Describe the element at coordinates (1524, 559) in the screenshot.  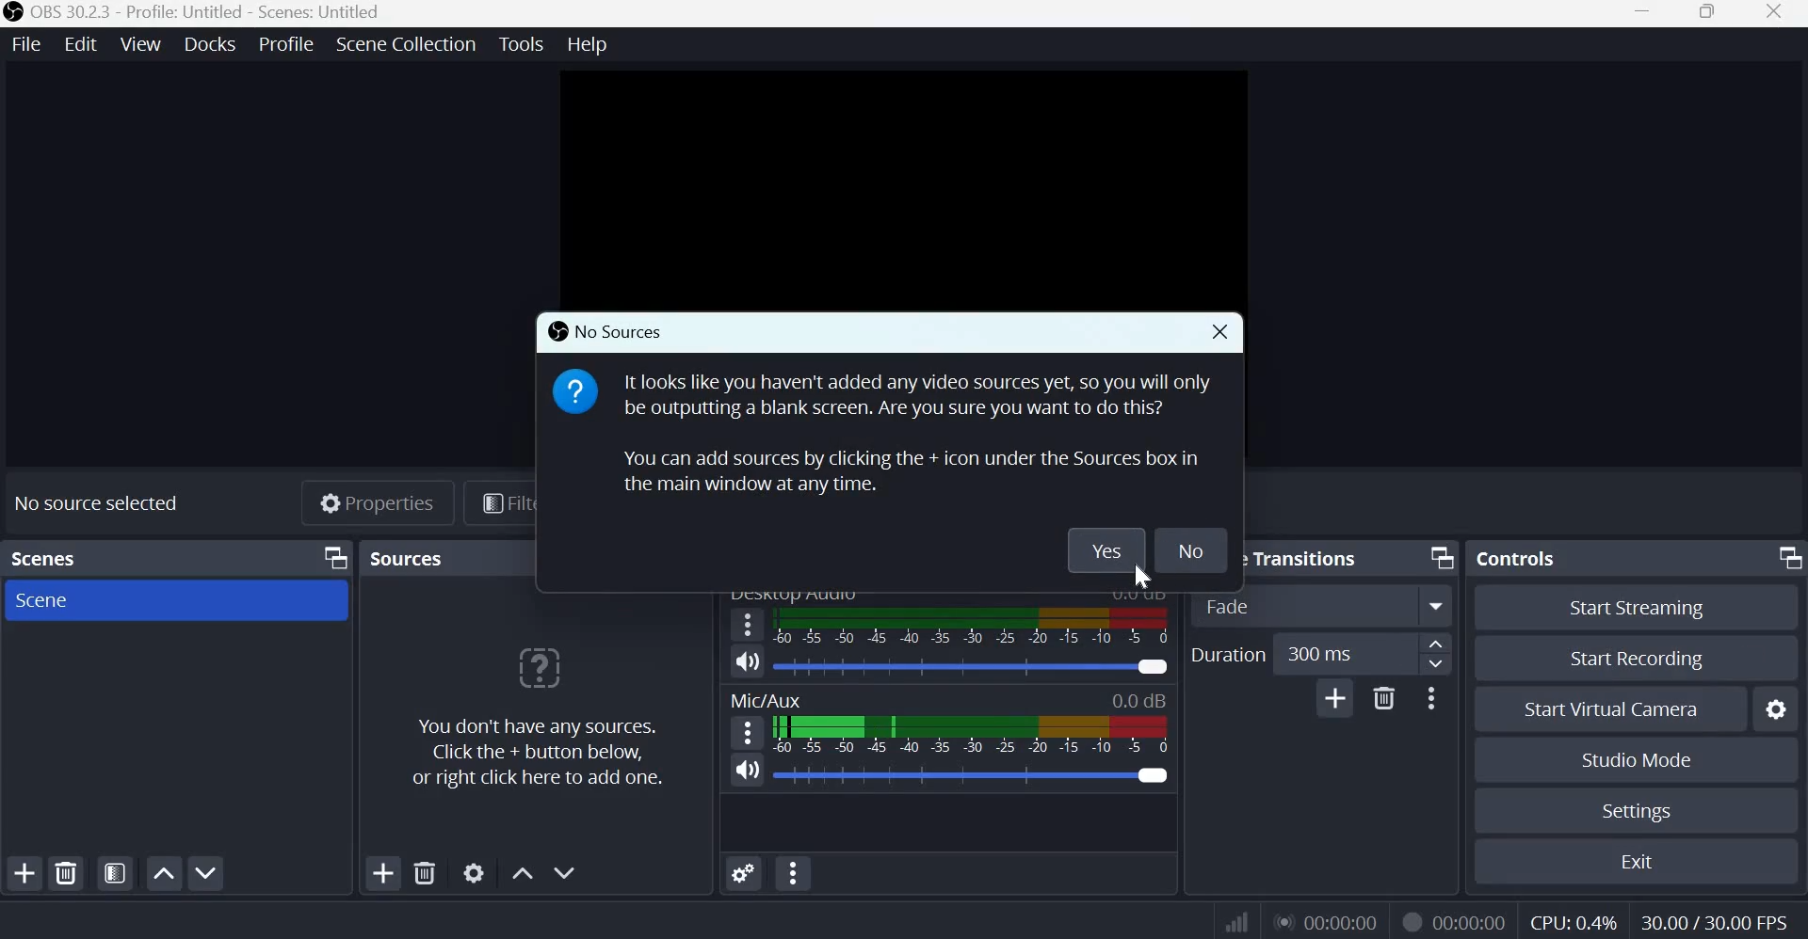
I see `Controls` at that location.